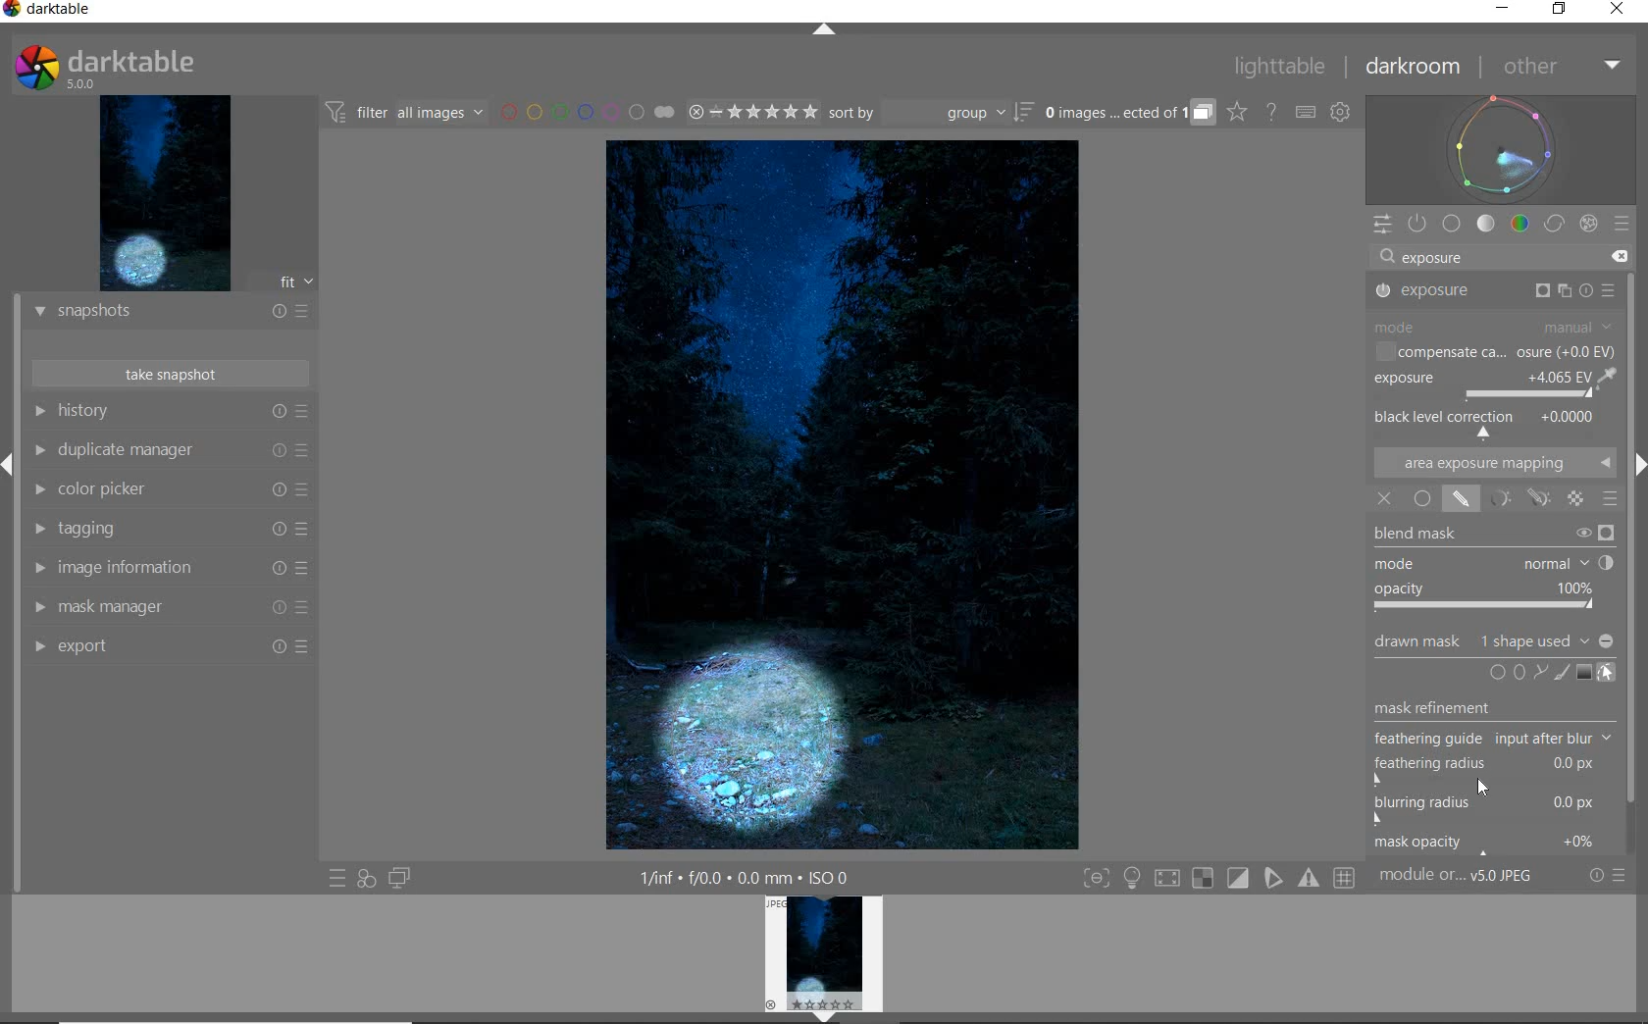  What do you see at coordinates (748, 742) in the screenshot?
I see `CIRCLE ADDED` at bounding box center [748, 742].